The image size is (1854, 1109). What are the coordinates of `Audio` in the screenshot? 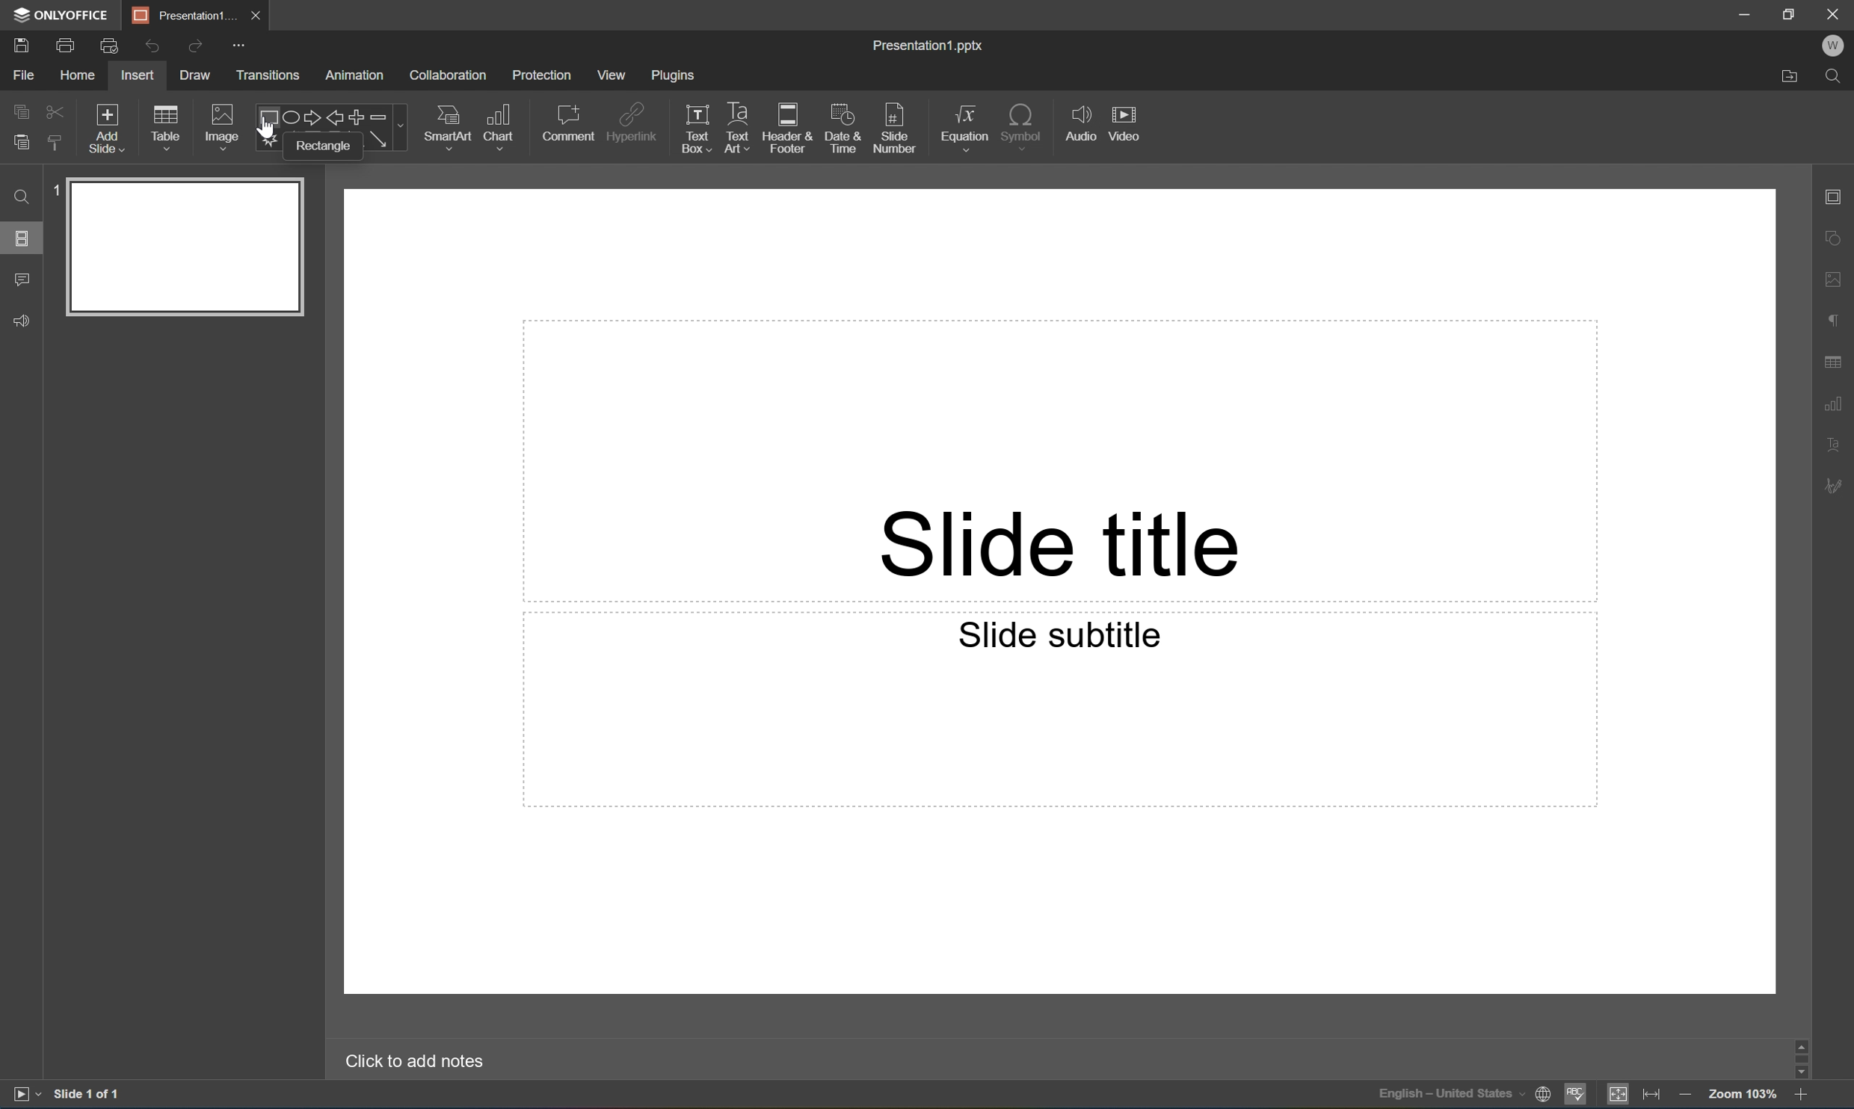 It's located at (1081, 123).